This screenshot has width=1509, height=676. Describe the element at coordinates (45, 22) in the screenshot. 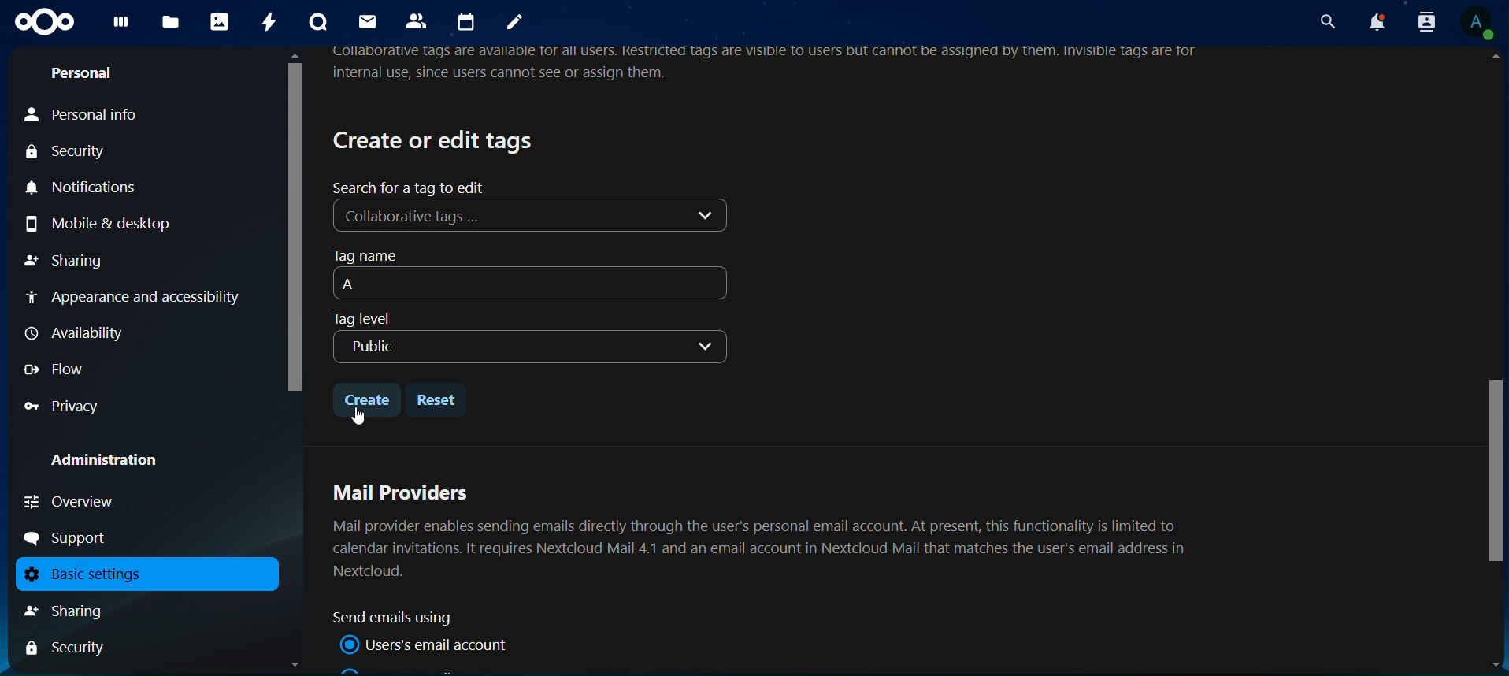

I see `icon` at that location.